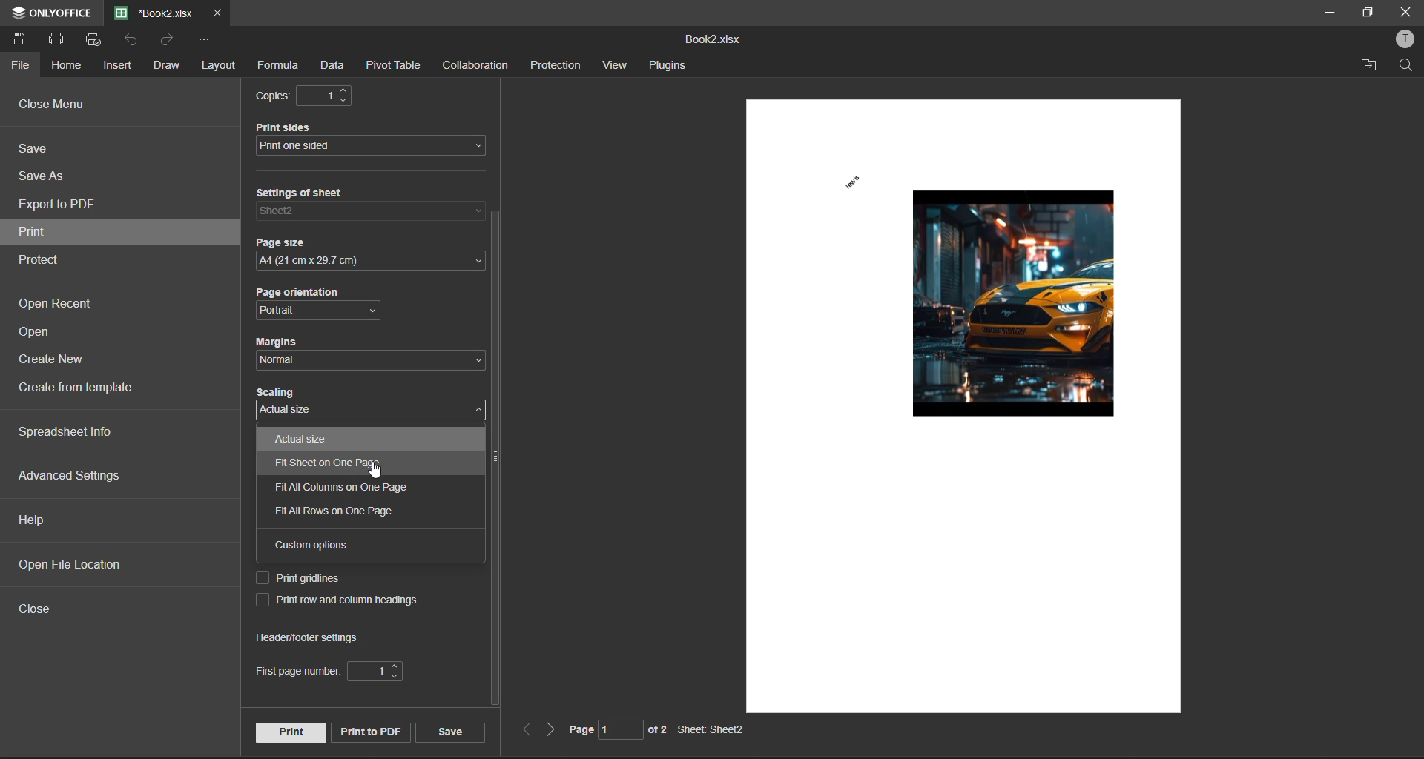 Image resolution: width=1424 pixels, height=759 pixels. What do you see at coordinates (62, 39) in the screenshot?
I see `print` at bounding box center [62, 39].